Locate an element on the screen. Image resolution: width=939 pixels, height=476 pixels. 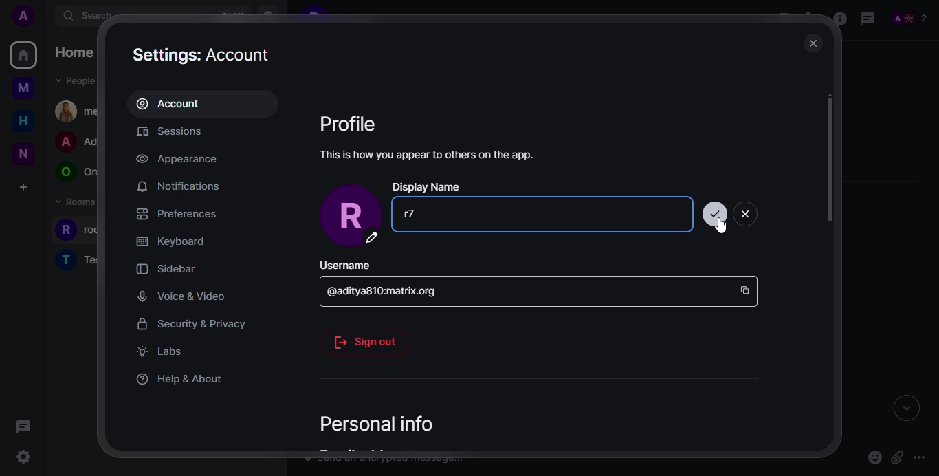
security is located at coordinates (194, 323).